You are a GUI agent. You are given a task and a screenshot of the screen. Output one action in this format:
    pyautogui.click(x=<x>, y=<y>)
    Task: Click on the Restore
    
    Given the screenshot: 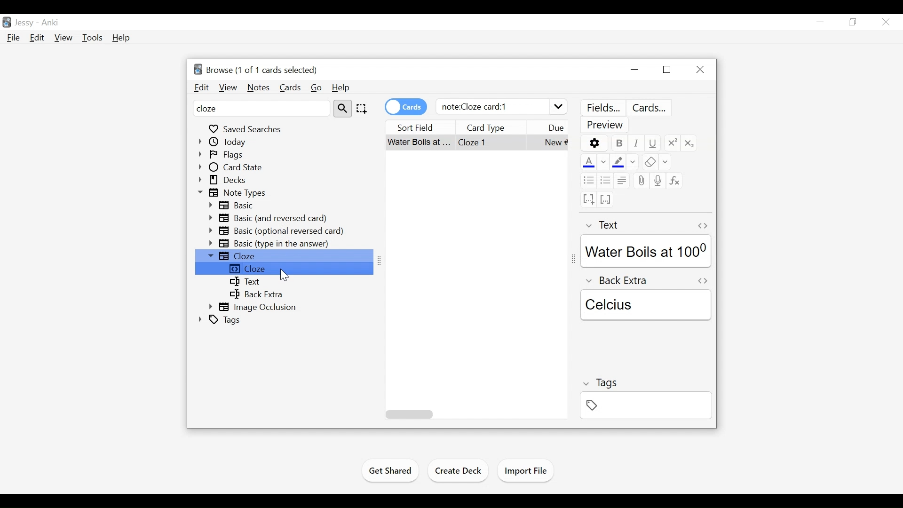 What is the action you would take?
    pyautogui.click(x=668, y=70)
    